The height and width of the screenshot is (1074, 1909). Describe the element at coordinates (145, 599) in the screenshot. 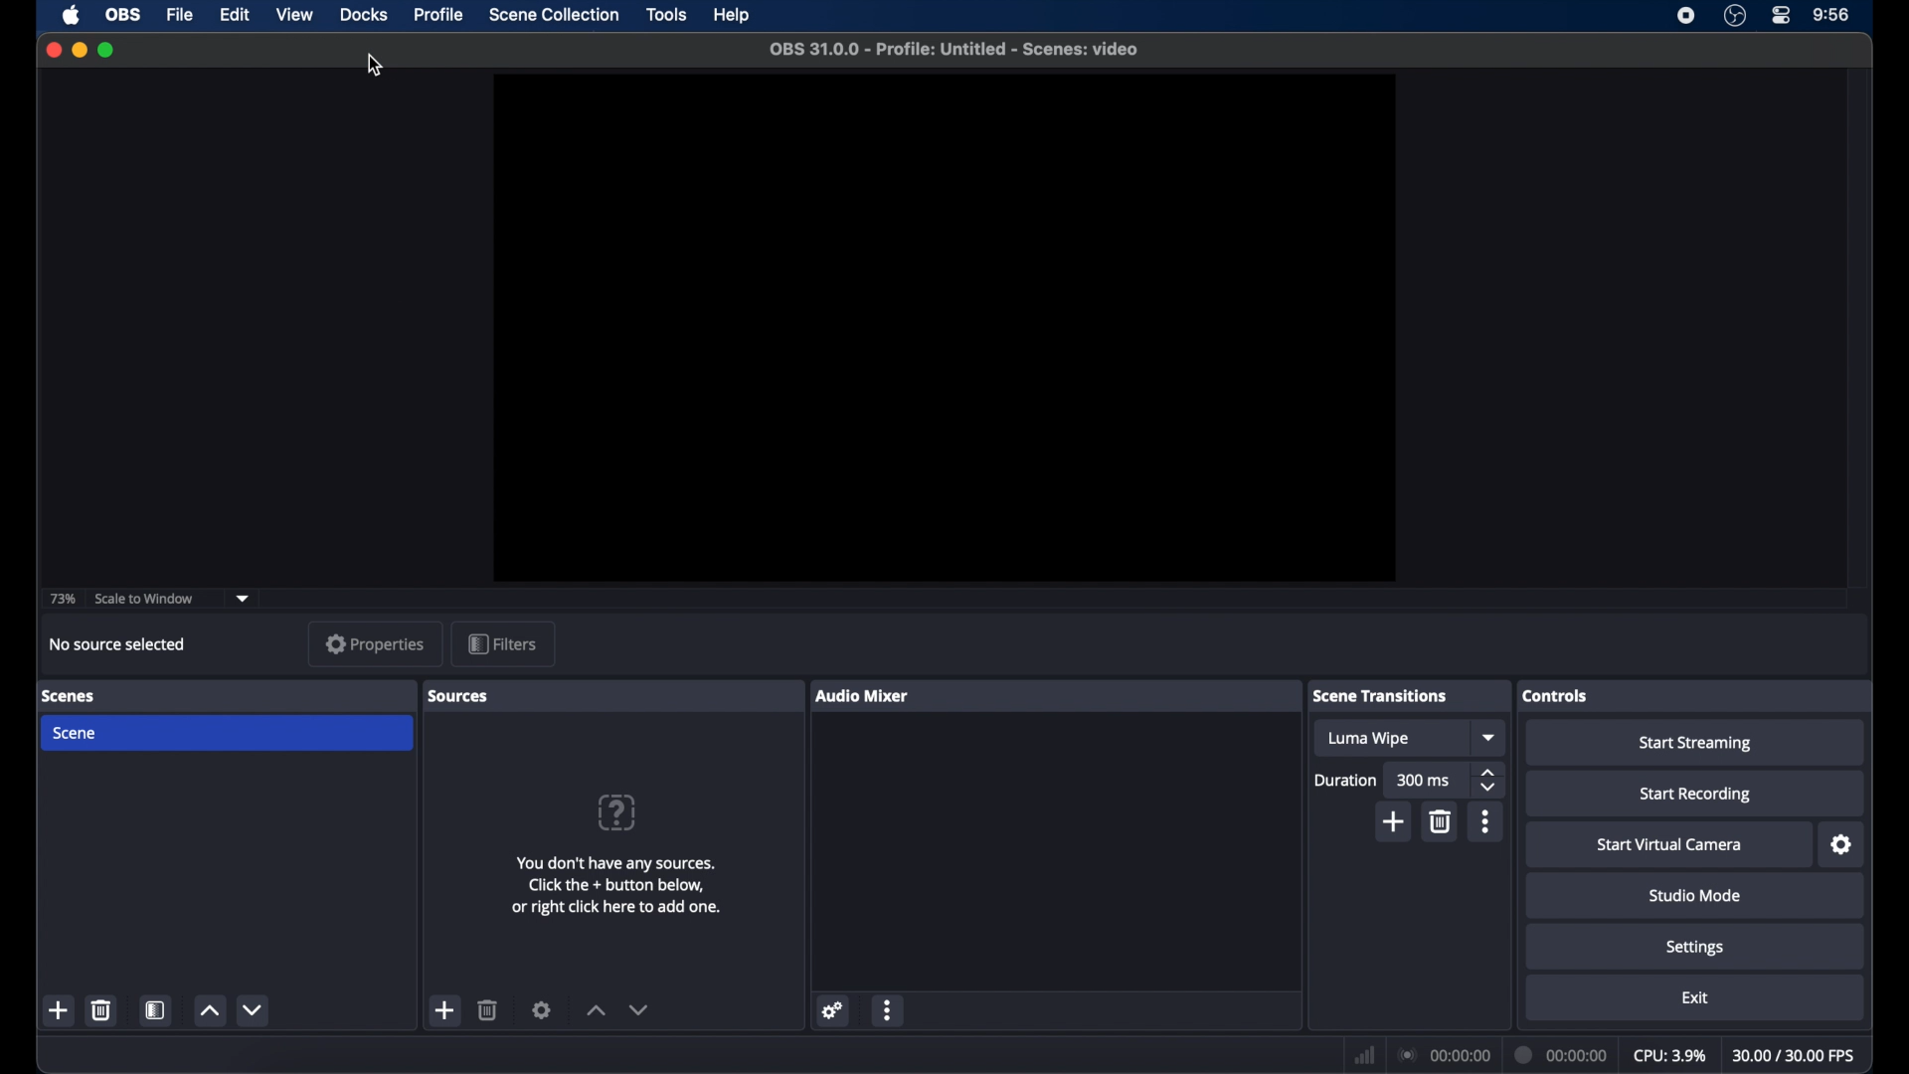

I see `scale to window` at that location.